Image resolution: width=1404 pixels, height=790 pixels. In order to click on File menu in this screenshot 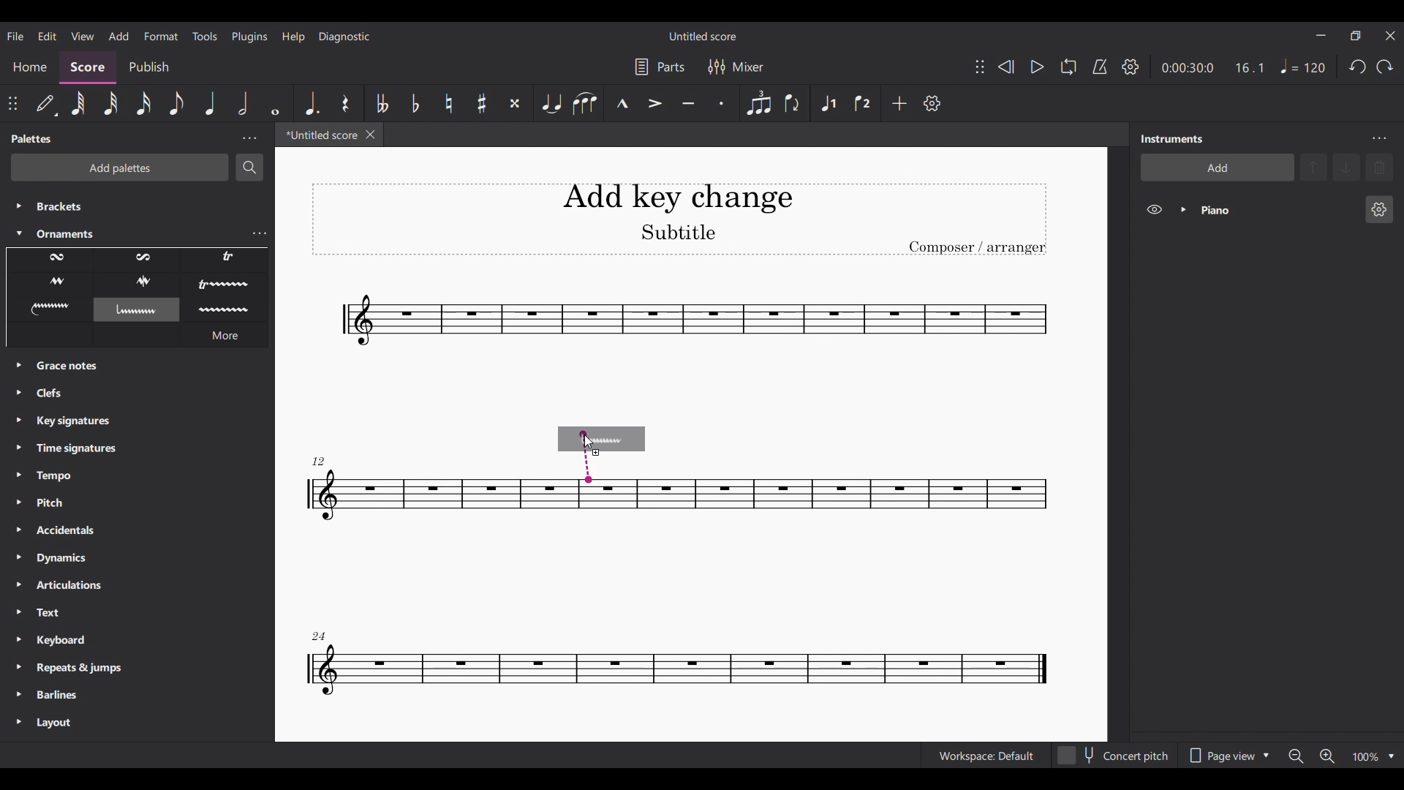, I will do `click(15, 35)`.